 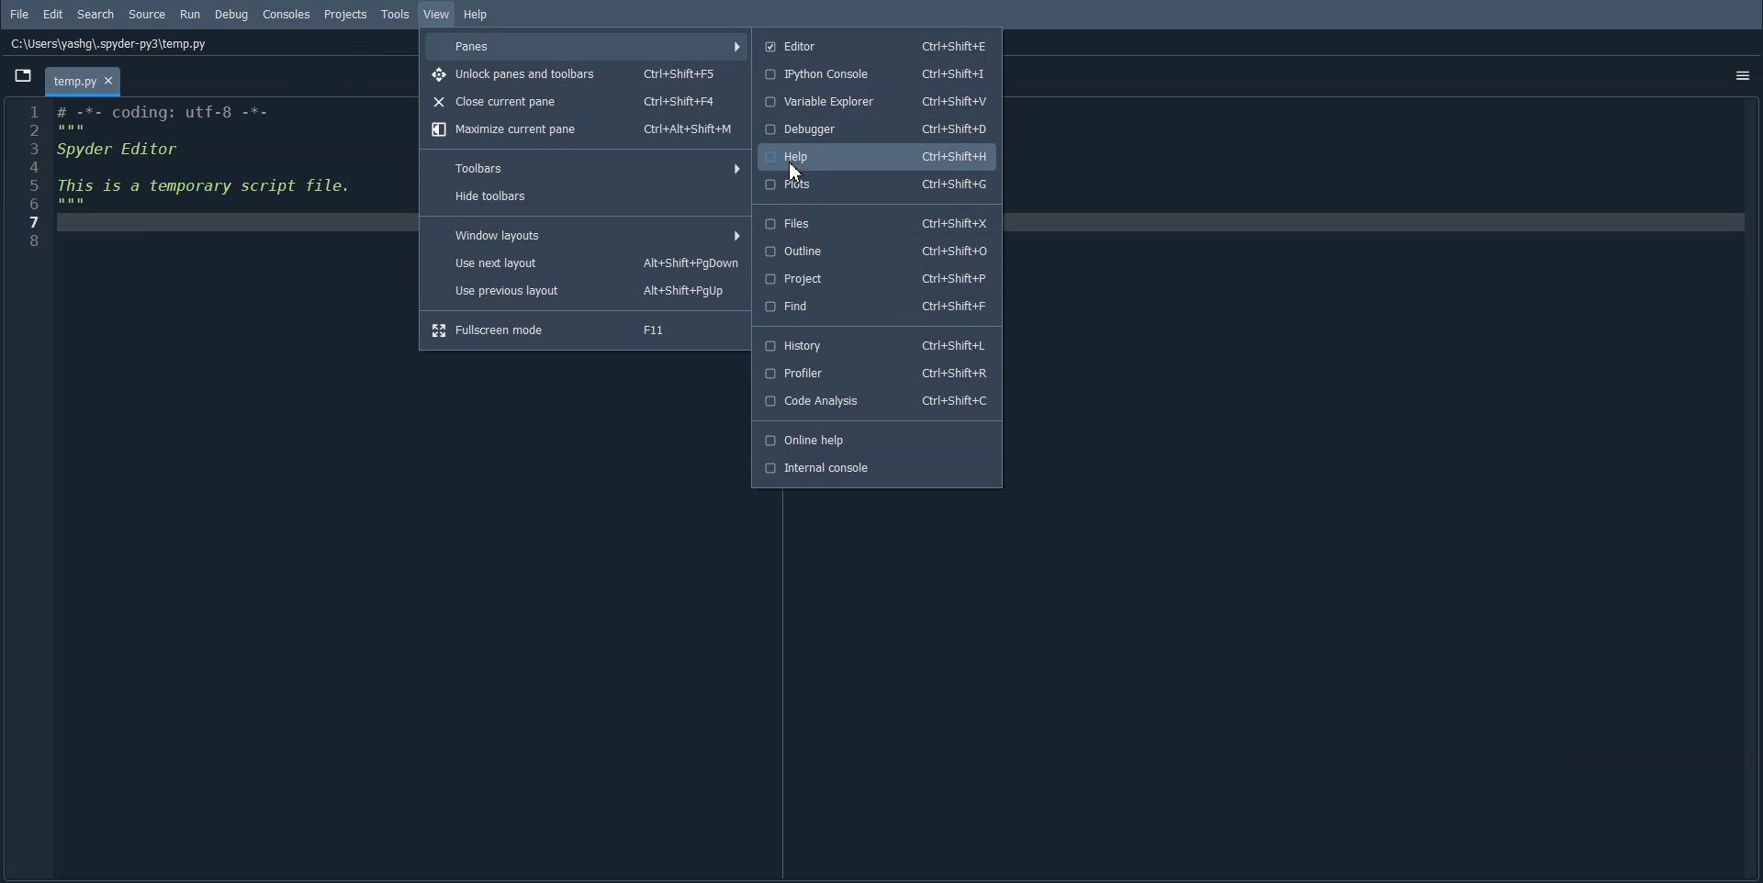 What do you see at coordinates (586, 166) in the screenshot?
I see `Toolbars` at bounding box center [586, 166].